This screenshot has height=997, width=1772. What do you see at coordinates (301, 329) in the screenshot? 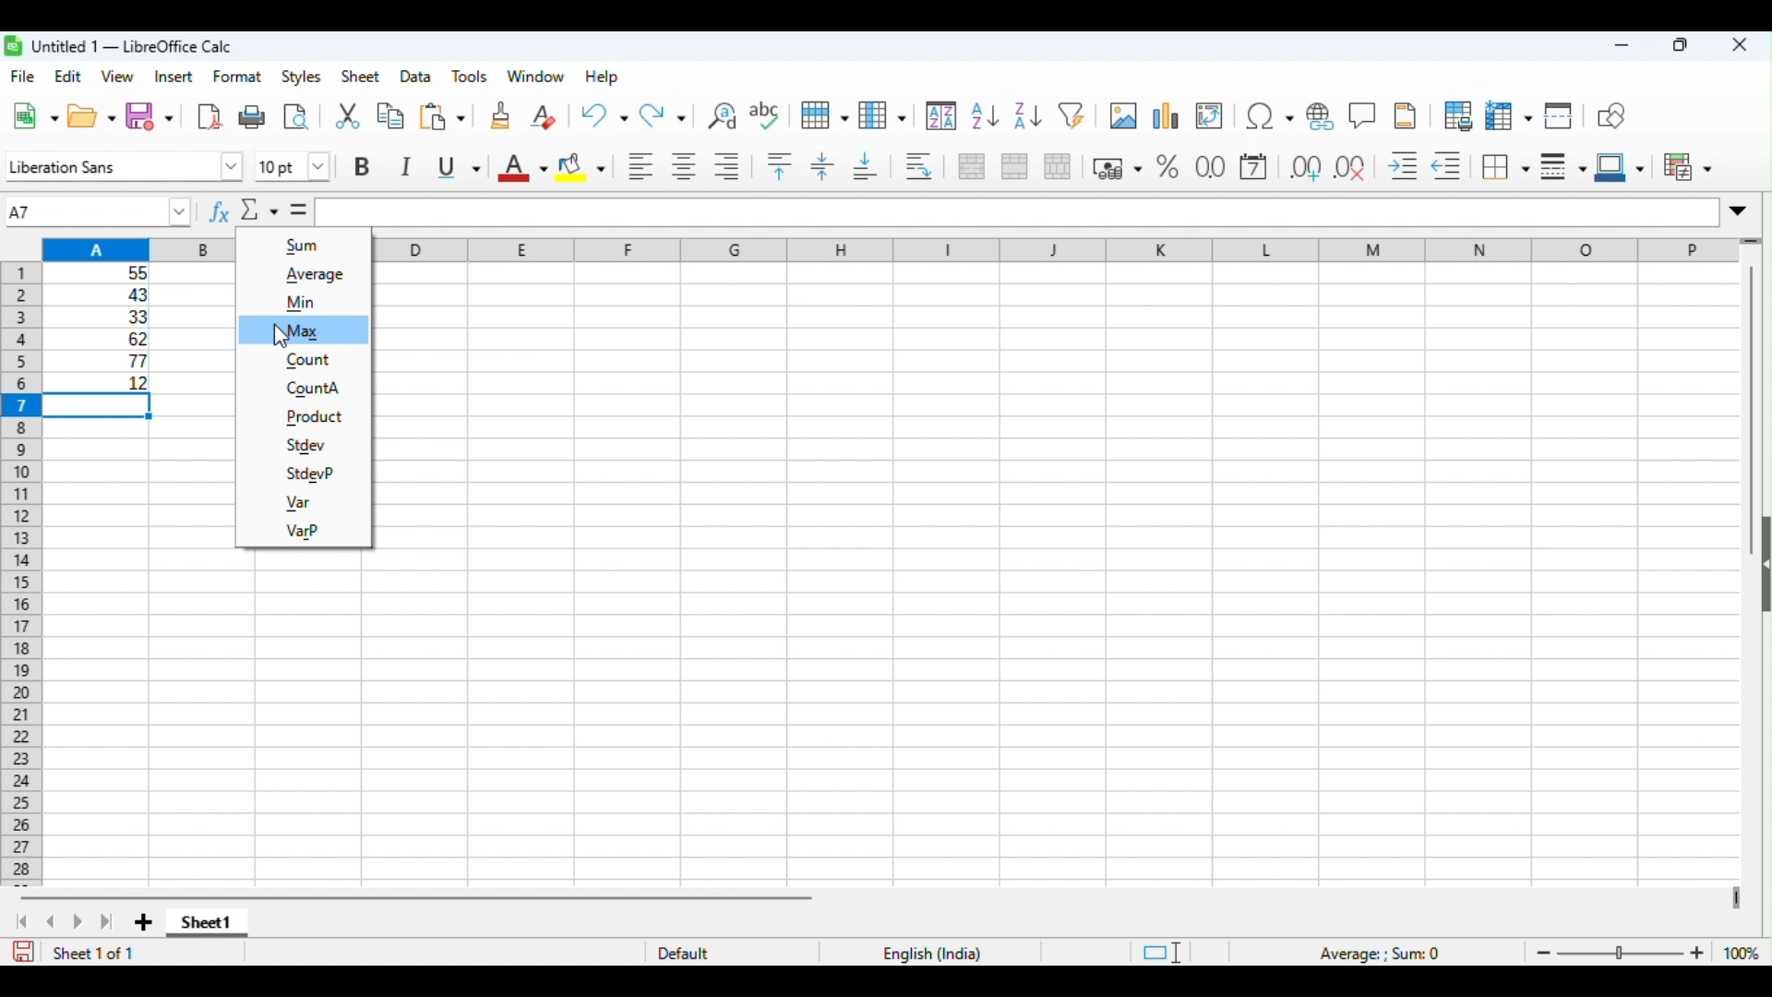
I see `Max` at bounding box center [301, 329].